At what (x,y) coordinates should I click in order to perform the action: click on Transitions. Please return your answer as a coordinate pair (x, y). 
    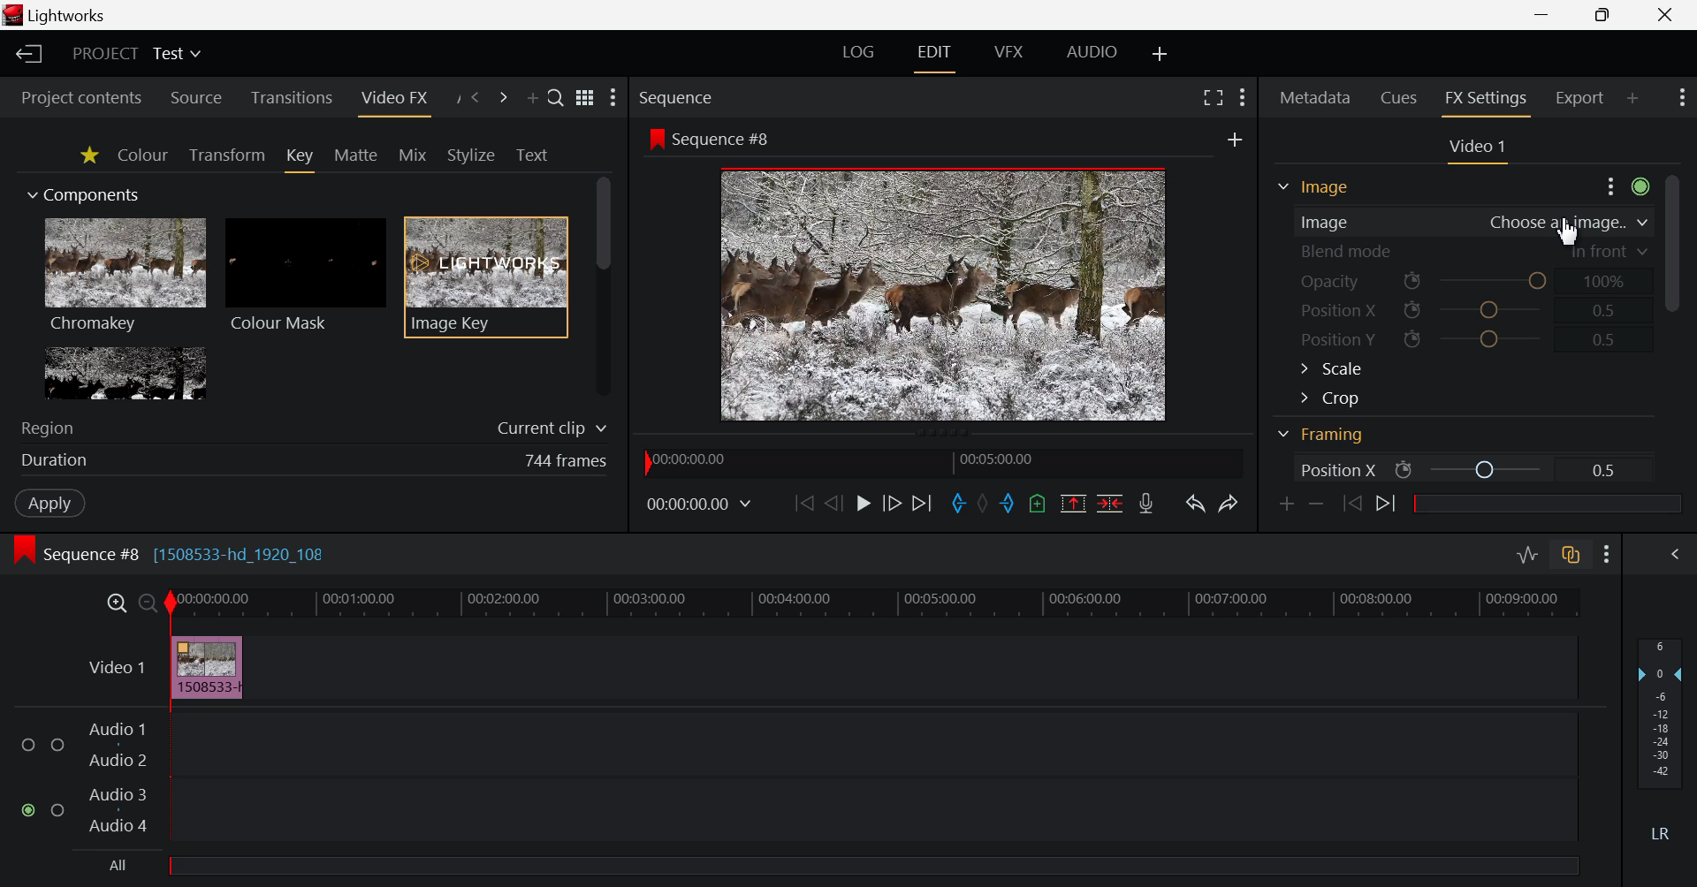
    Looking at the image, I should click on (295, 95).